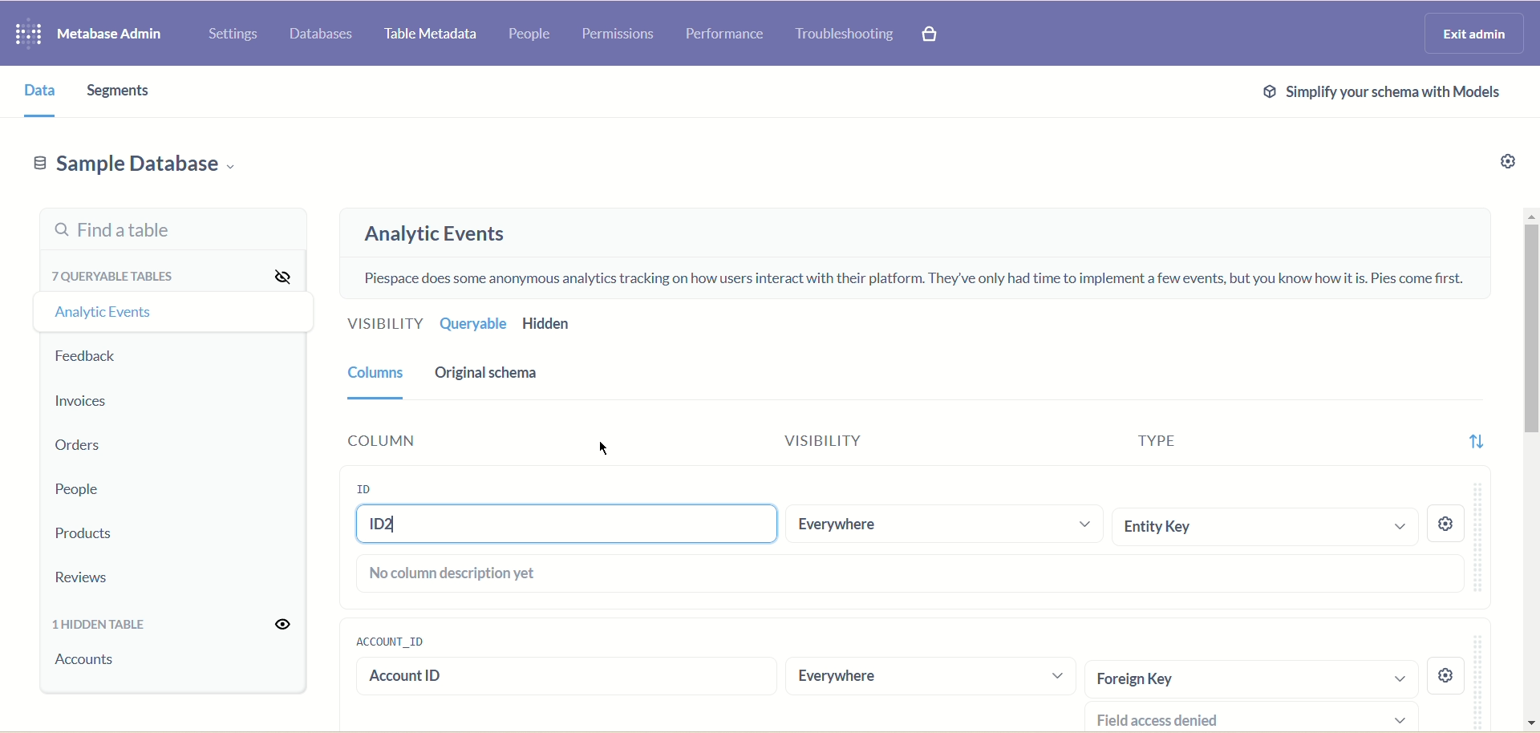  I want to click on Analytic events, so click(108, 318).